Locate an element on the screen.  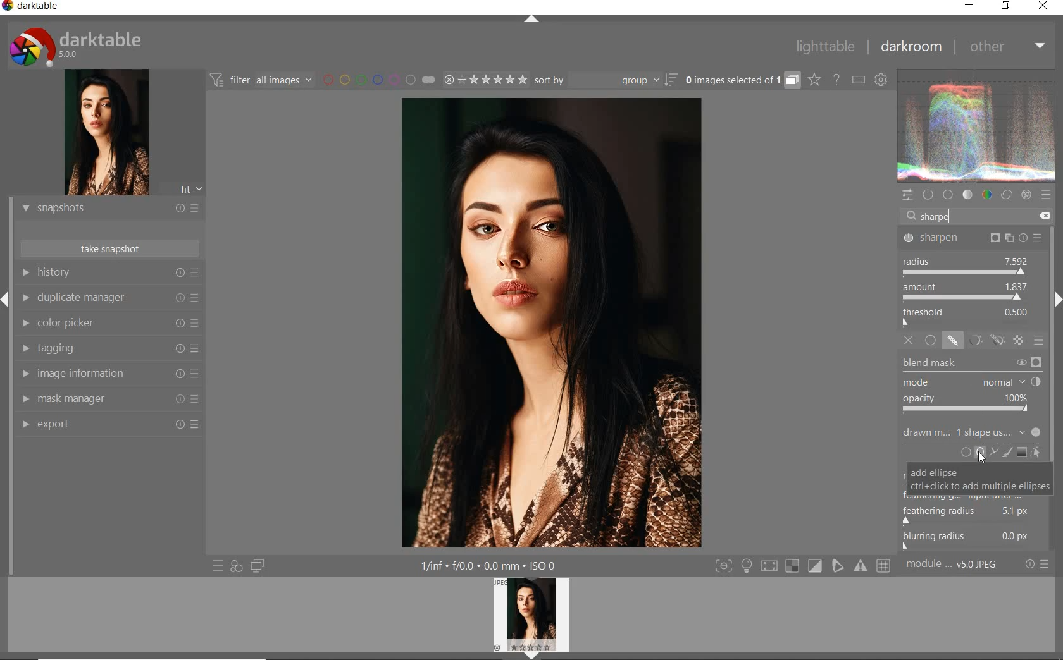
MODULE is located at coordinates (954, 567).